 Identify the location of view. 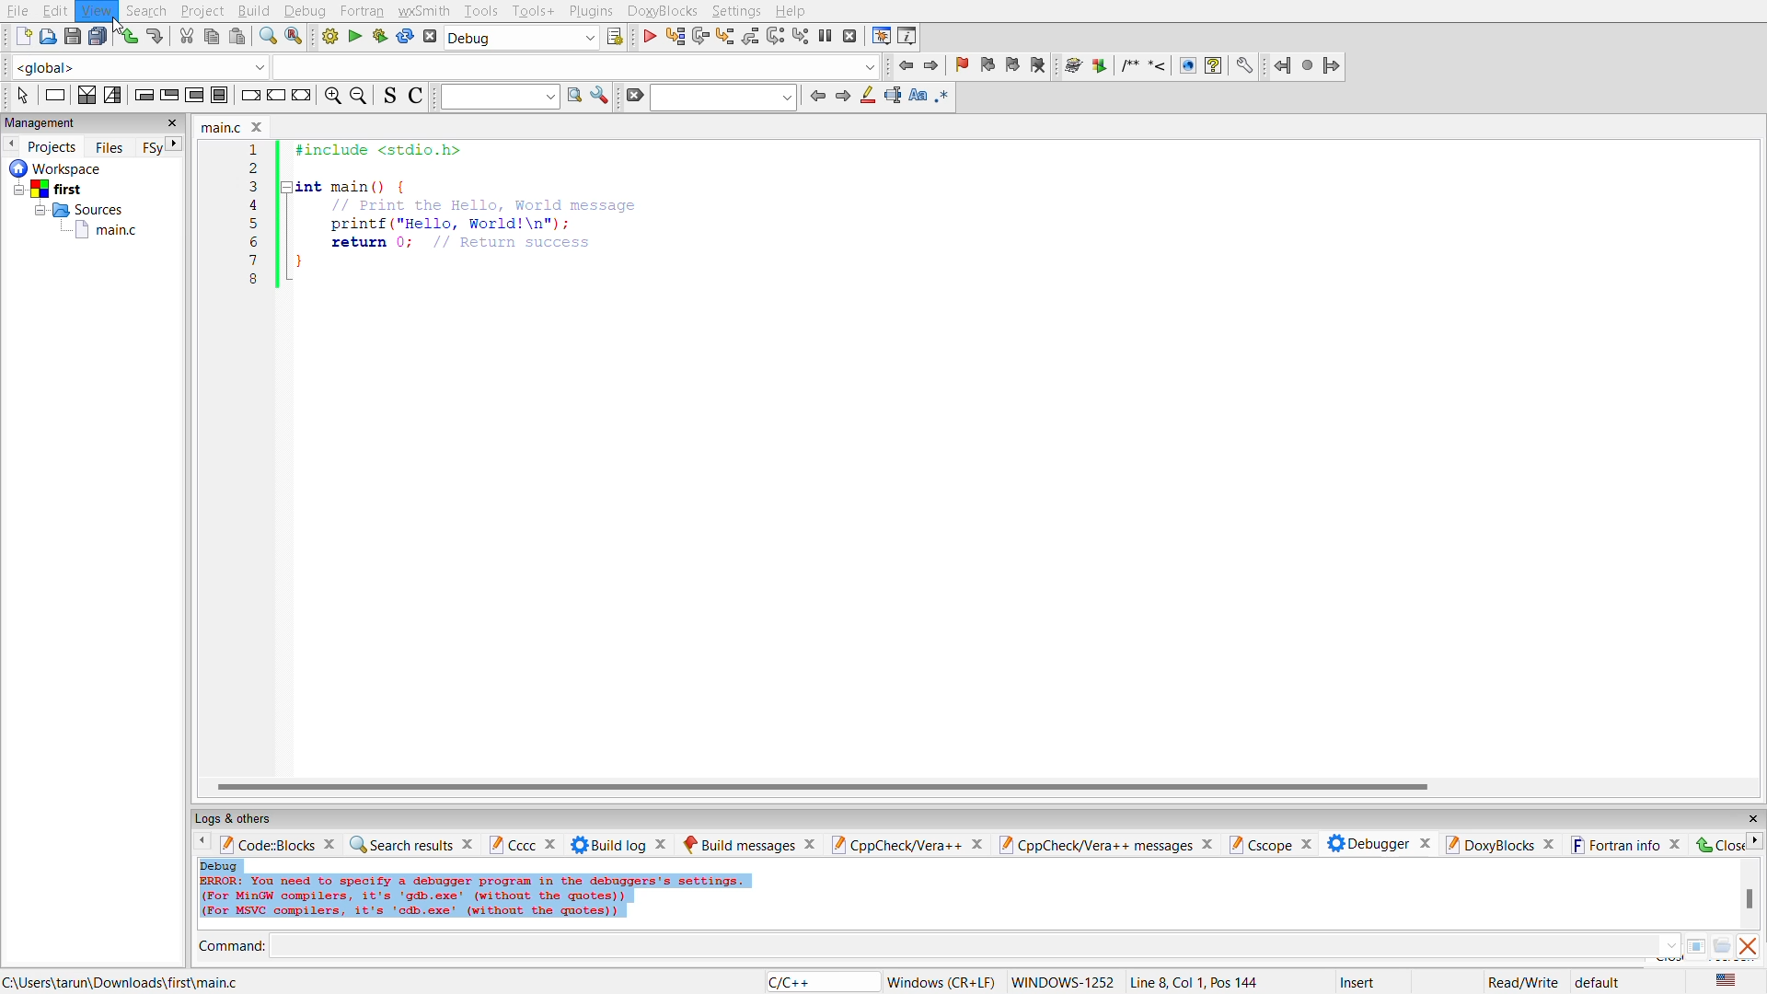
(98, 11).